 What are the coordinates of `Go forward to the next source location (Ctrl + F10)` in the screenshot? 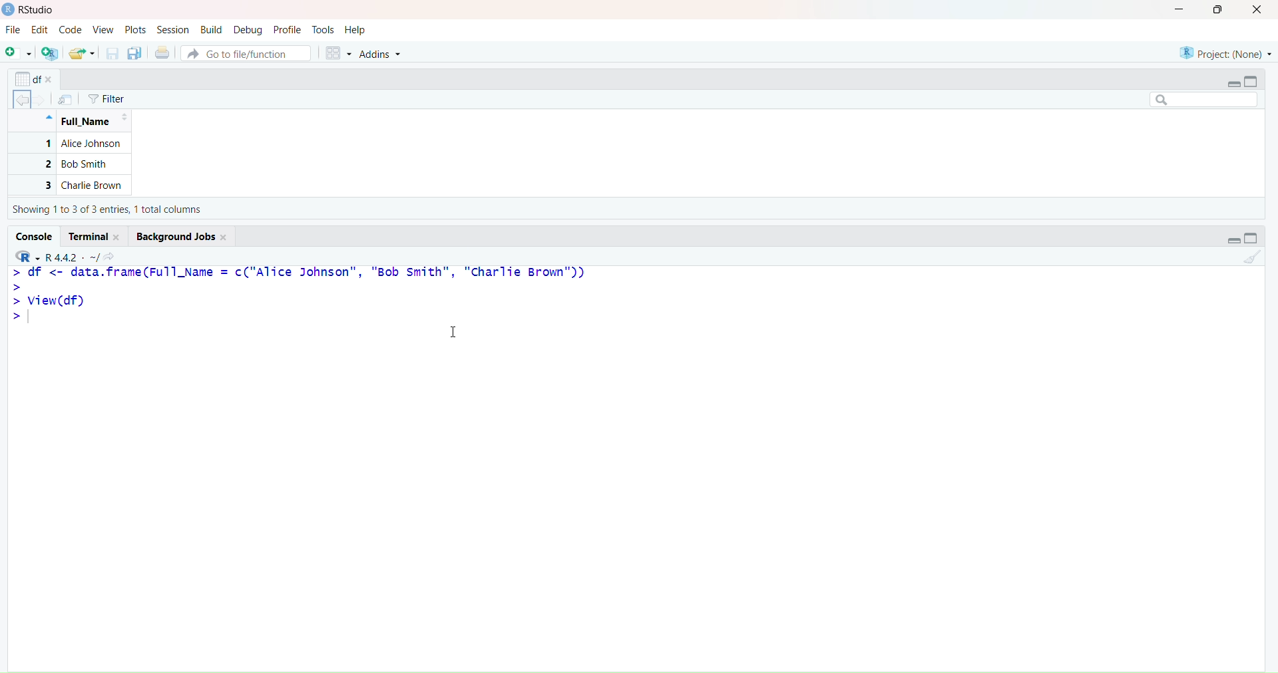 It's located at (43, 96).